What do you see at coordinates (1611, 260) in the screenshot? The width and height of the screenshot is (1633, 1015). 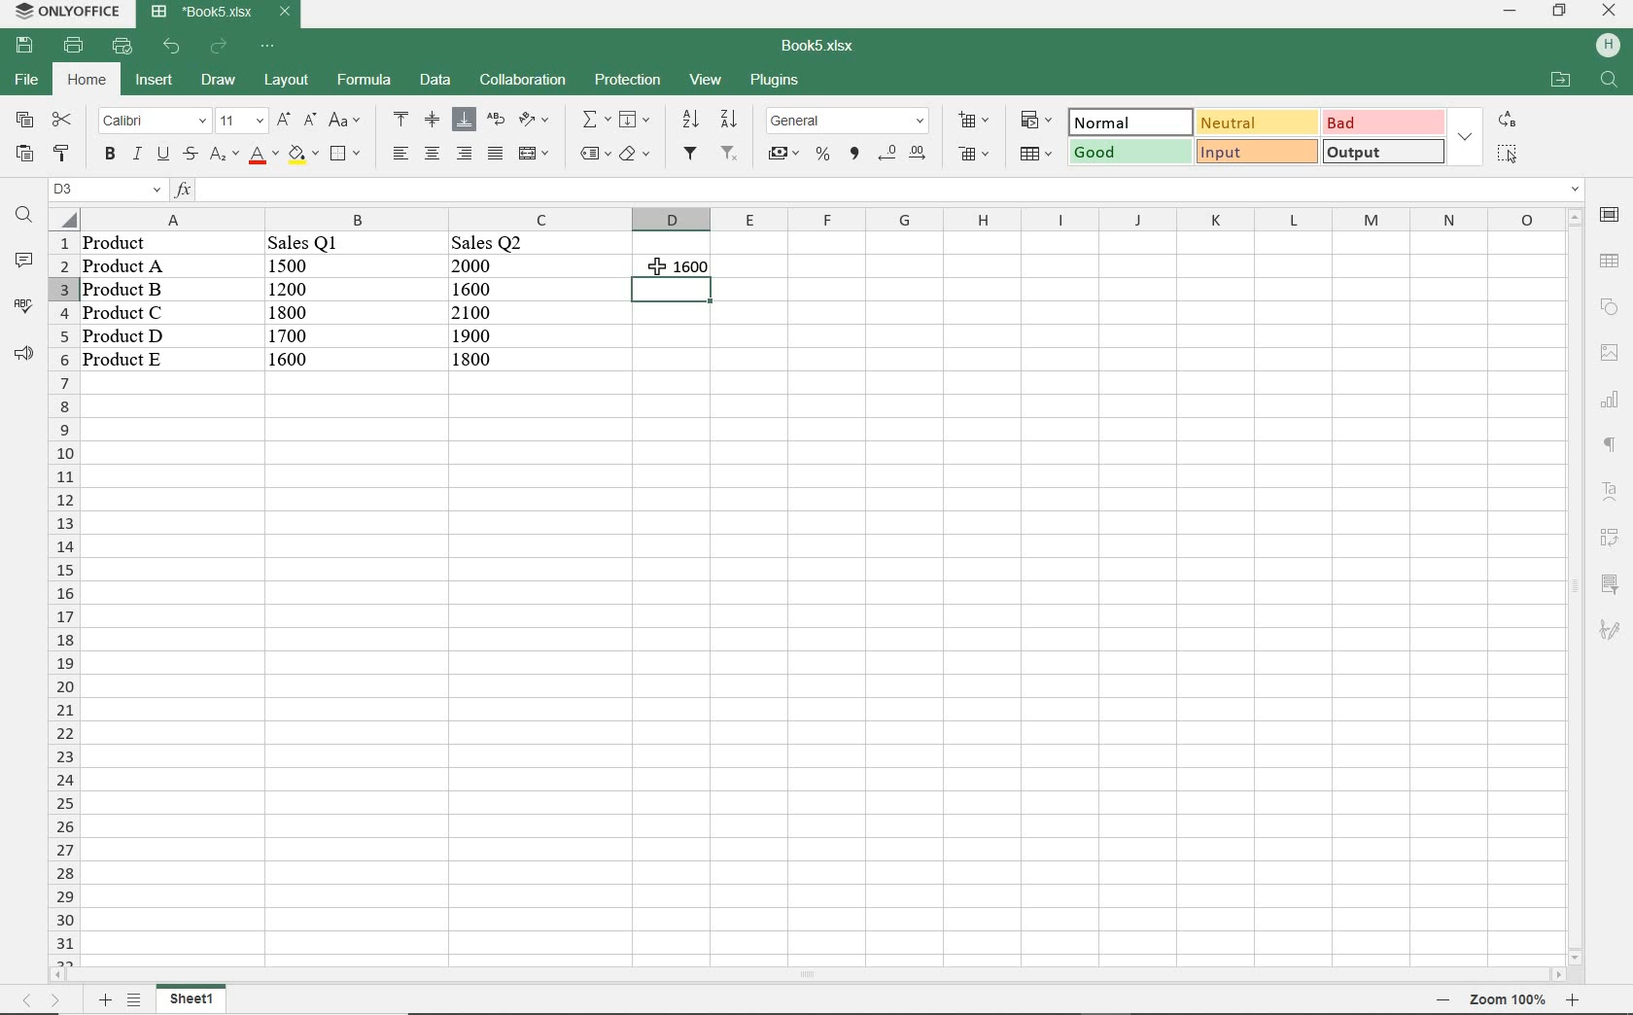 I see `table` at bounding box center [1611, 260].